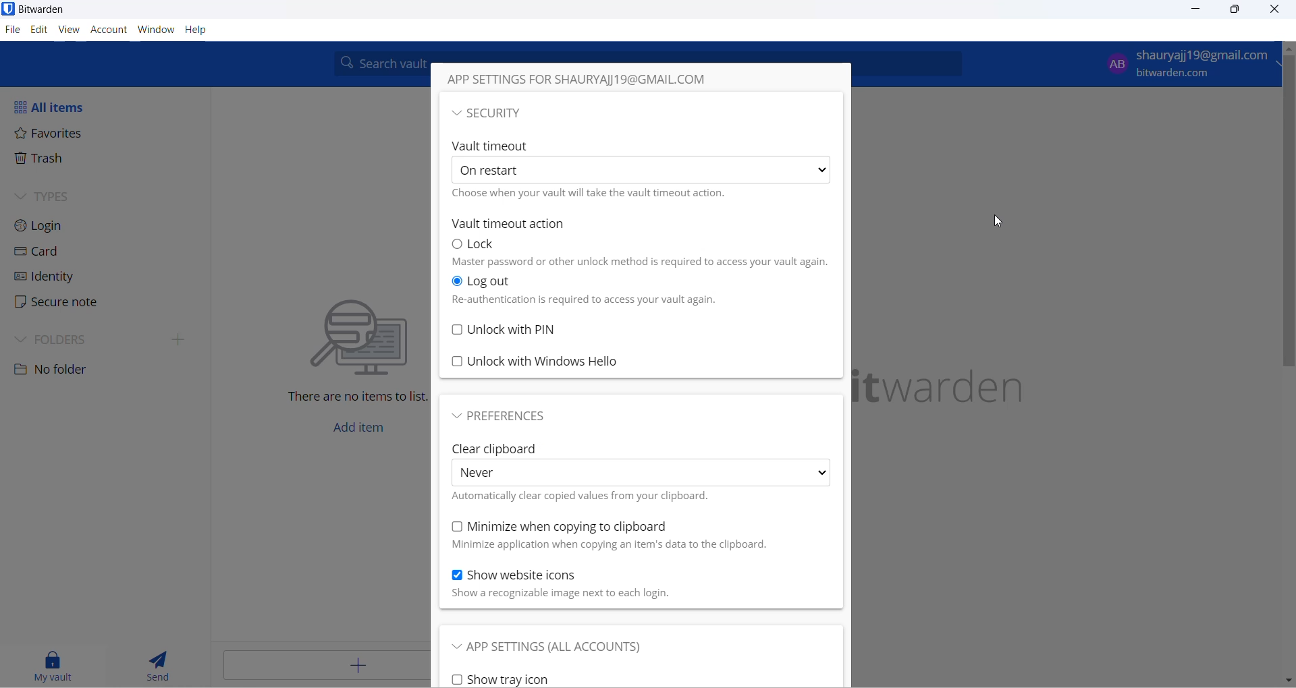 This screenshot has height=688, width=1296. Describe the element at coordinates (565, 650) in the screenshot. I see `app settings` at that location.